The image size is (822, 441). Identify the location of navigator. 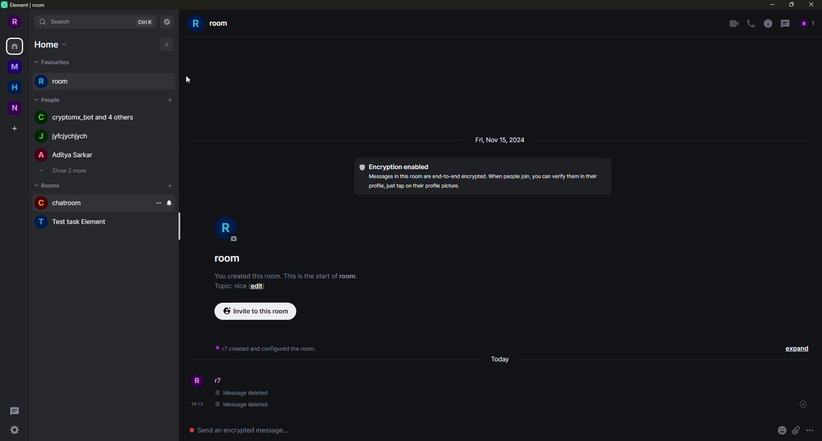
(169, 22).